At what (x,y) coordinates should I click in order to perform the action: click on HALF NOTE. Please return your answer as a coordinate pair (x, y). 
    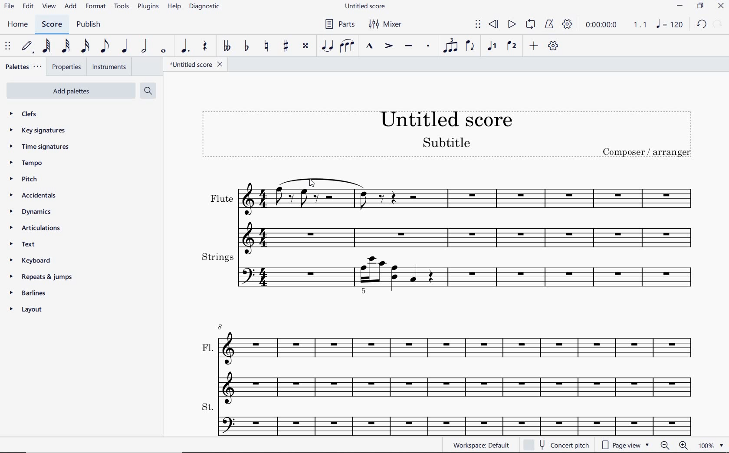
    Looking at the image, I should click on (146, 46).